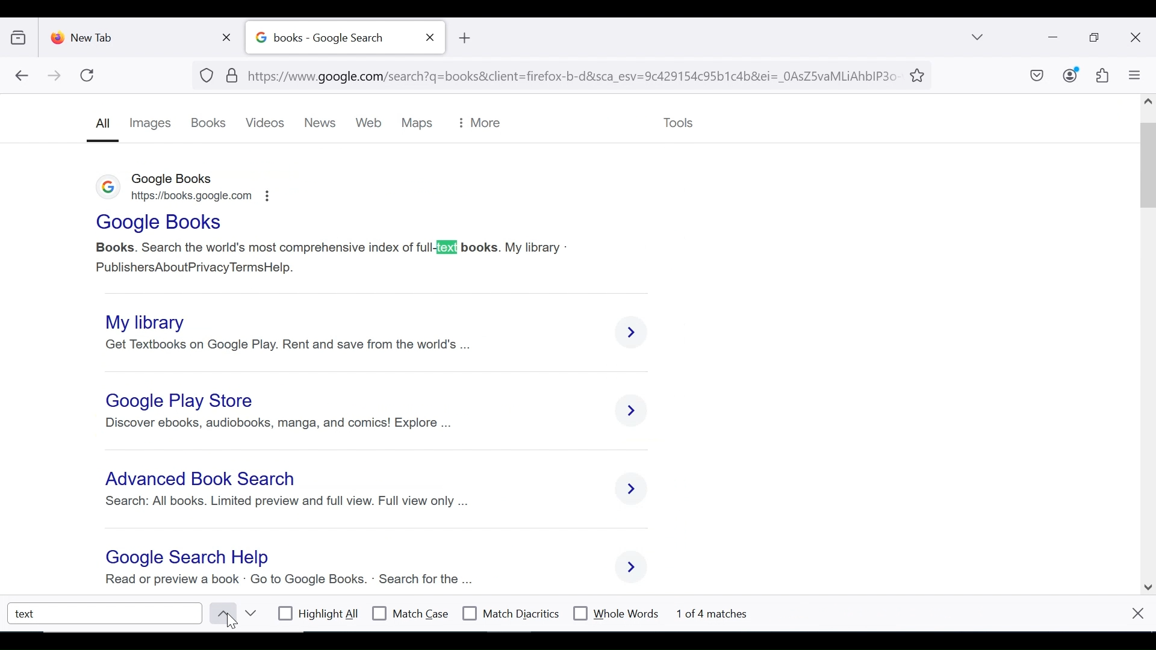 The image size is (1156, 650). Describe the element at coordinates (285, 506) in the screenshot. I see `search: all books. limited preview and full view. Full view only ...` at that location.